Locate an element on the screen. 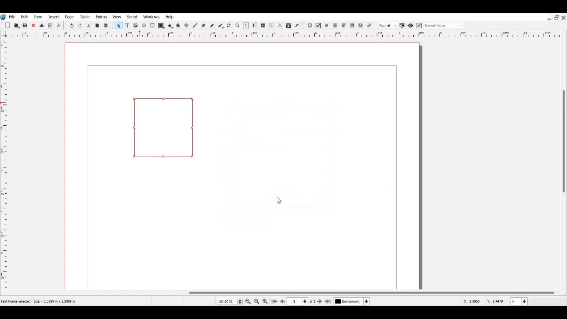 The image size is (567, 319). Go to Last Page is located at coordinates (329, 302).